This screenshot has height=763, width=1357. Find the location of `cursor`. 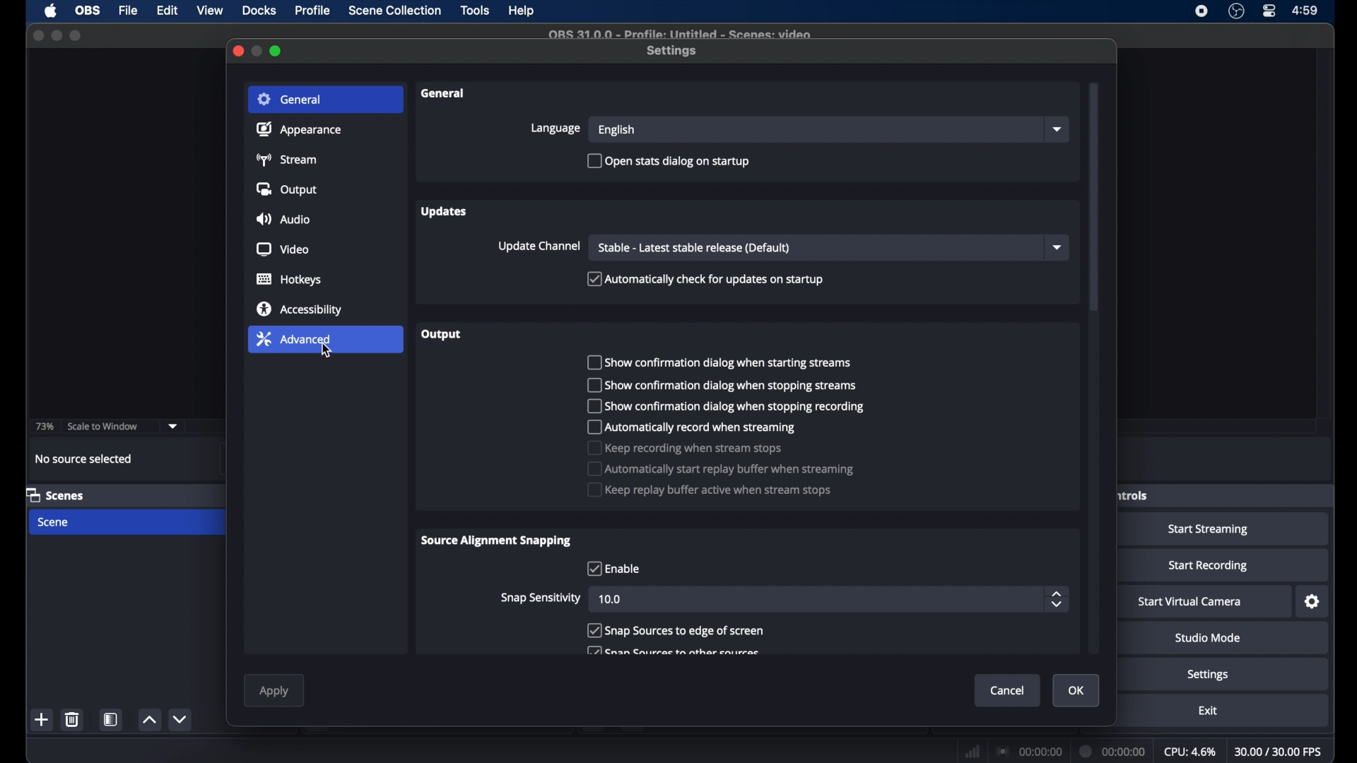

cursor is located at coordinates (327, 353).